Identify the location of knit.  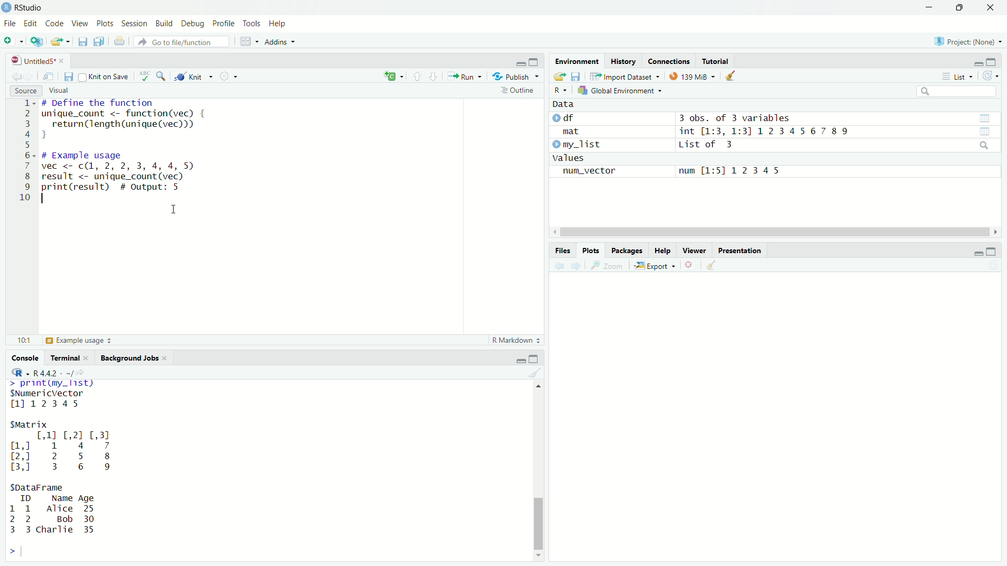
(194, 77).